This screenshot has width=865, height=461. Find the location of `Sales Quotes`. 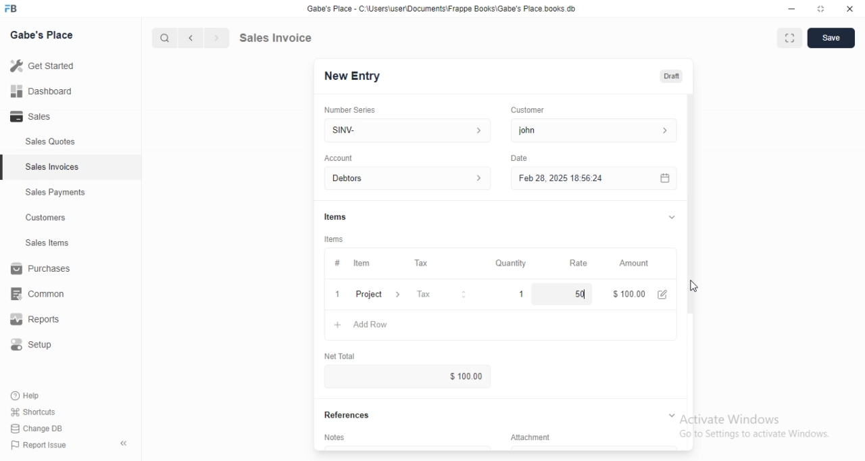

Sales Quotes is located at coordinates (43, 142).